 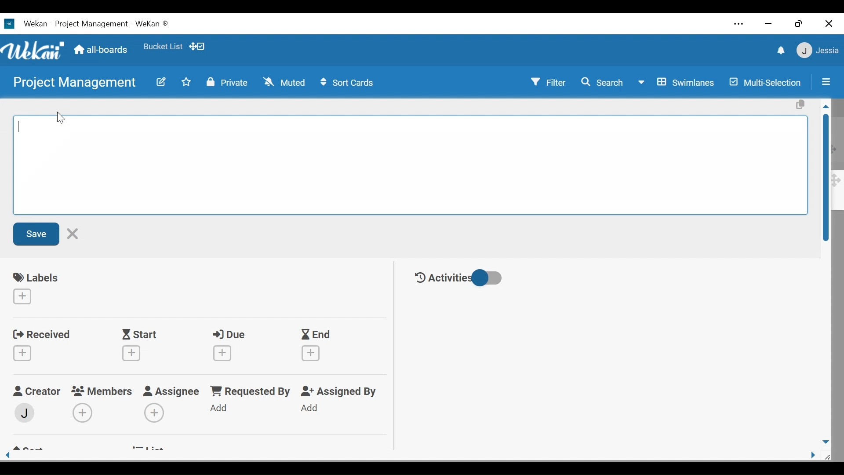 I want to click on Toggle favorites, so click(x=186, y=82).